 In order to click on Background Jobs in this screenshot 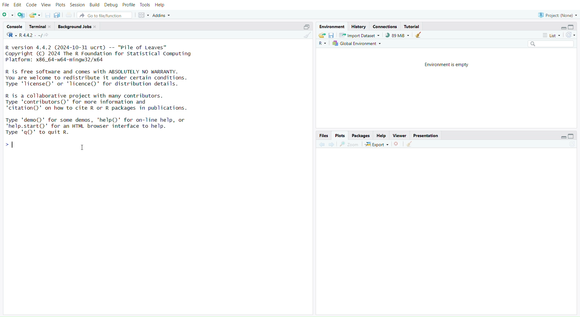, I will do `click(77, 25)`.